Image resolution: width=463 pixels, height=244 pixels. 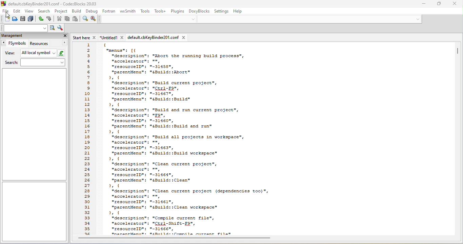 What do you see at coordinates (23, 19) in the screenshot?
I see `save` at bounding box center [23, 19].